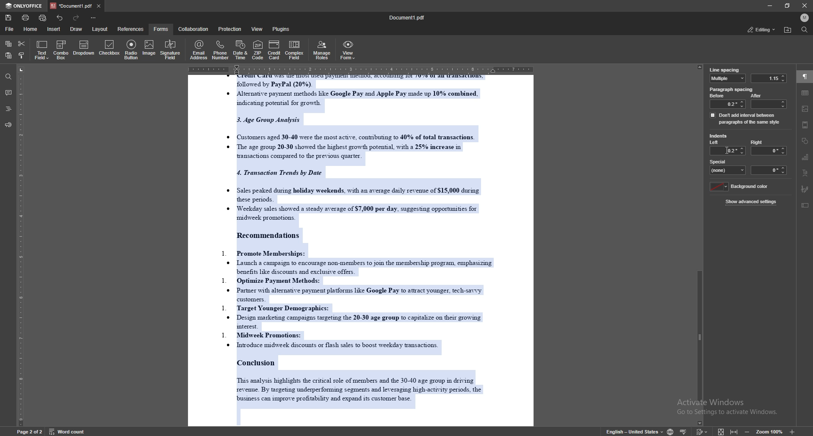  What do you see at coordinates (8, 93) in the screenshot?
I see `comment` at bounding box center [8, 93].